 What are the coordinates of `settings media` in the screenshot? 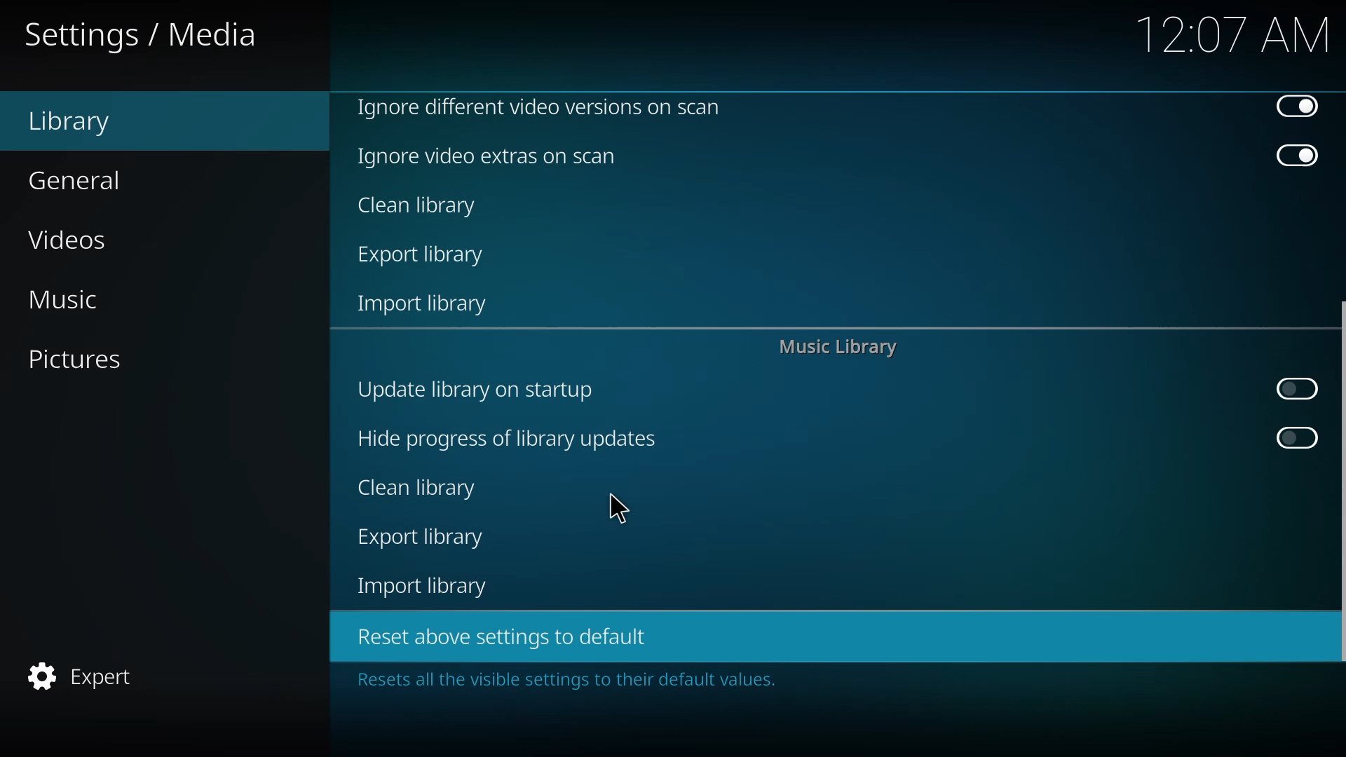 It's located at (144, 36).